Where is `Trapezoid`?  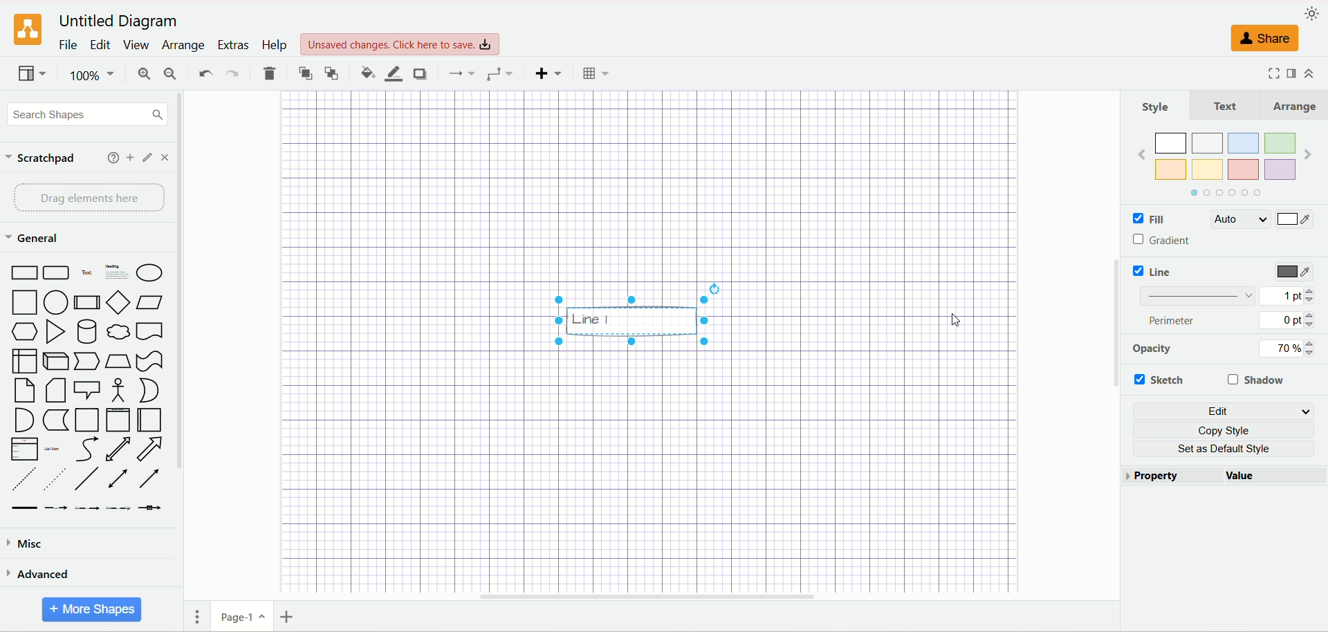
Trapezoid is located at coordinates (118, 362).